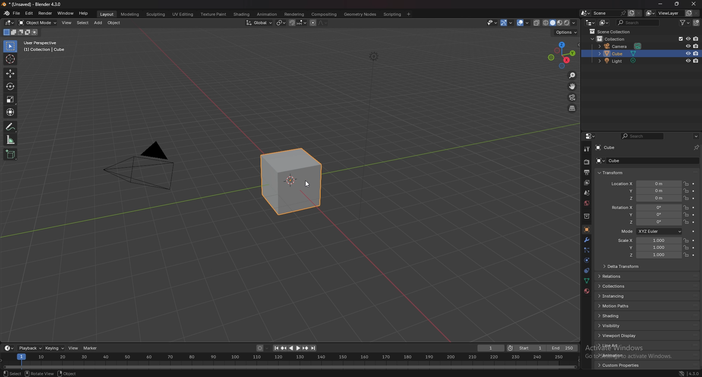 The height and width of the screenshot is (377, 702). What do you see at coordinates (627, 286) in the screenshot?
I see `collections` at bounding box center [627, 286].